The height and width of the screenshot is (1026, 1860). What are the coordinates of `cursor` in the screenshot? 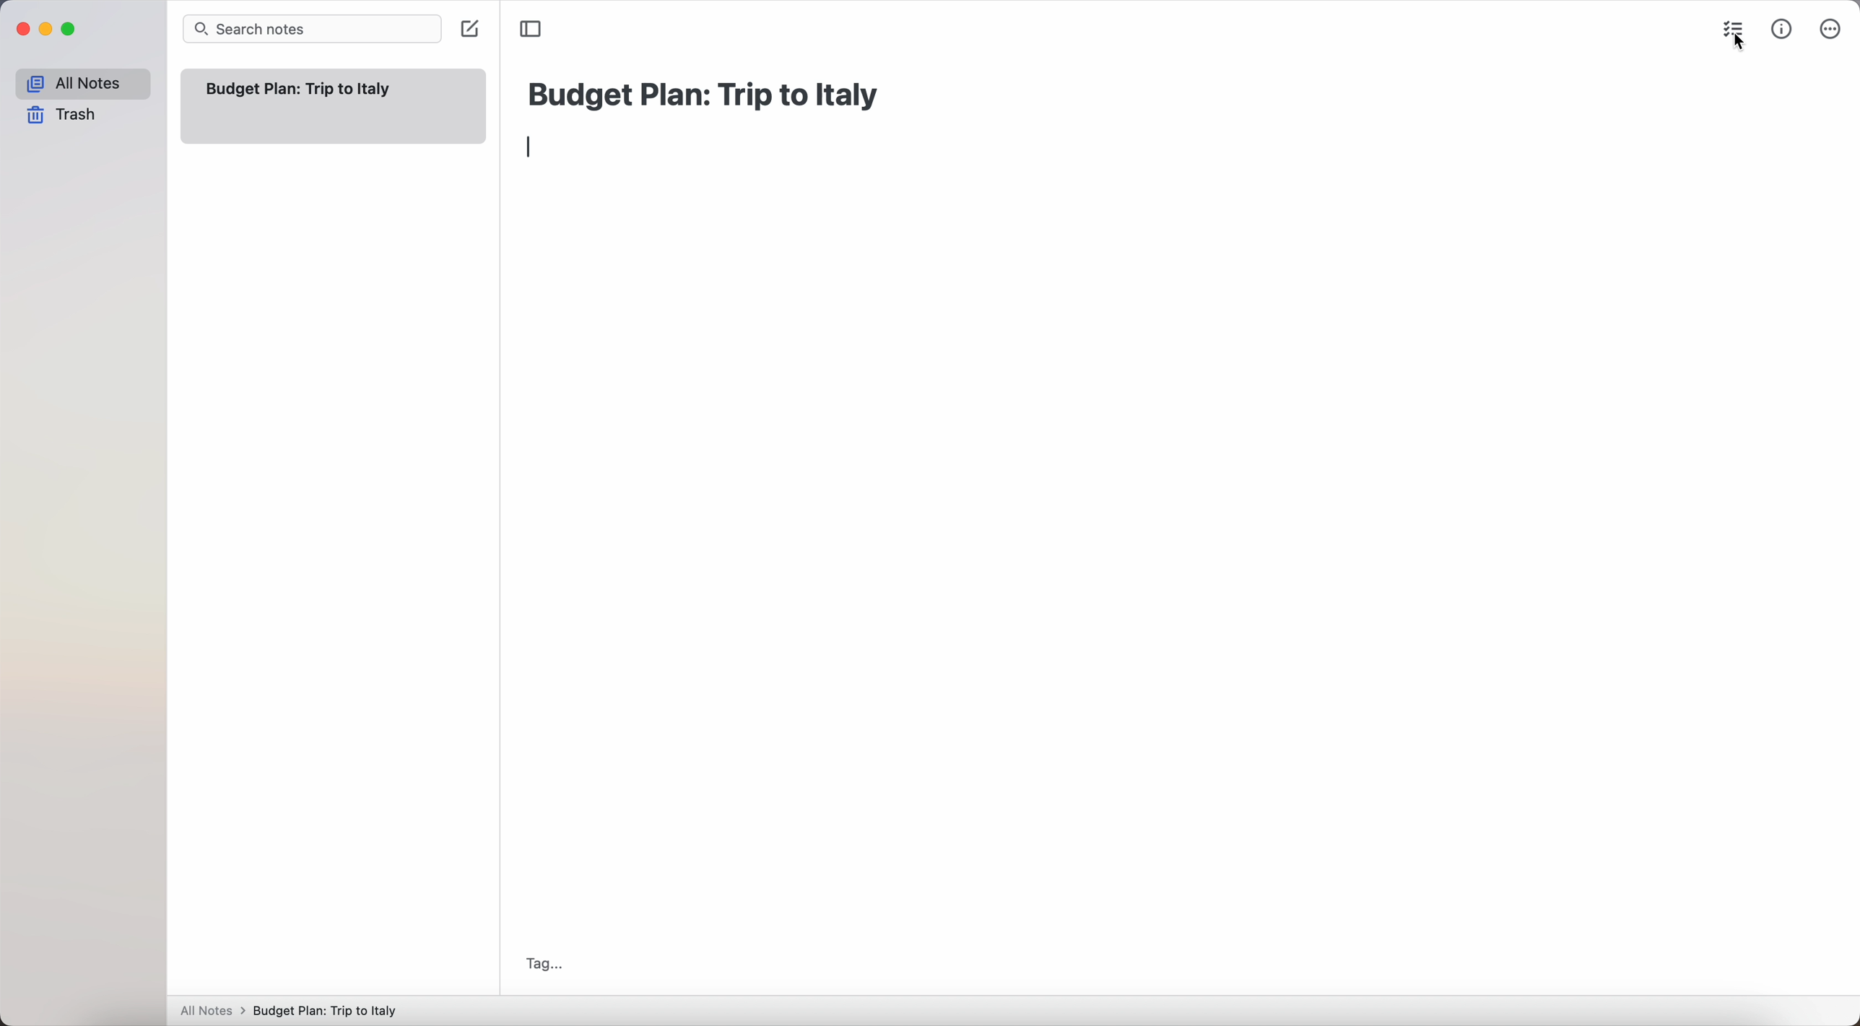 It's located at (1736, 45).